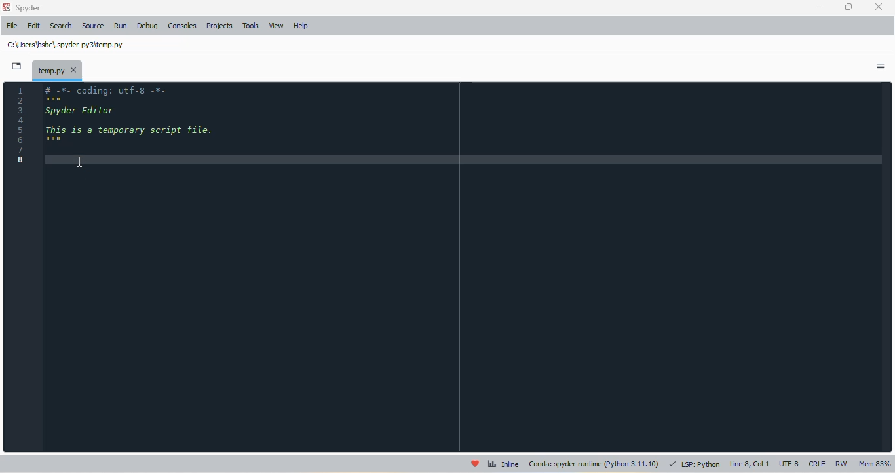 The height and width of the screenshot is (473, 895). Describe the element at coordinates (464, 267) in the screenshot. I see `editor` at that location.